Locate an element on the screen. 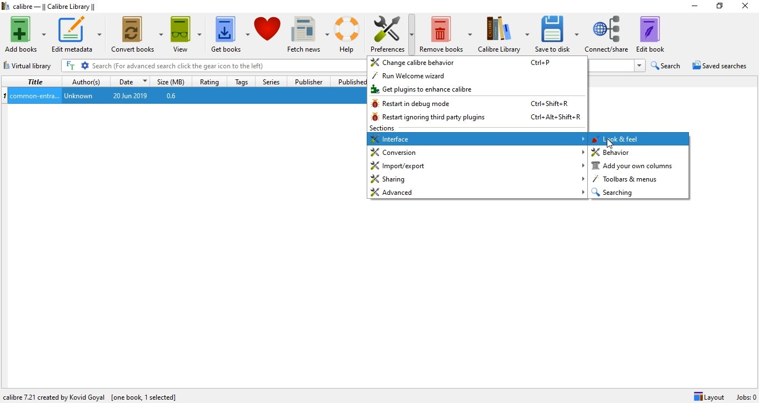 The image size is (759, 403). look & feel highlighted is located at coordinates (641, 139).